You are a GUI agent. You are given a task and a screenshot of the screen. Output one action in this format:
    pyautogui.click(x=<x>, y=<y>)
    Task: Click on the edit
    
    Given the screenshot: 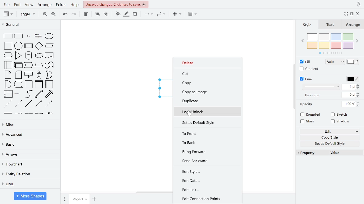 What is the action you would take?
    pyautogui.click(x=330, y=131)
    